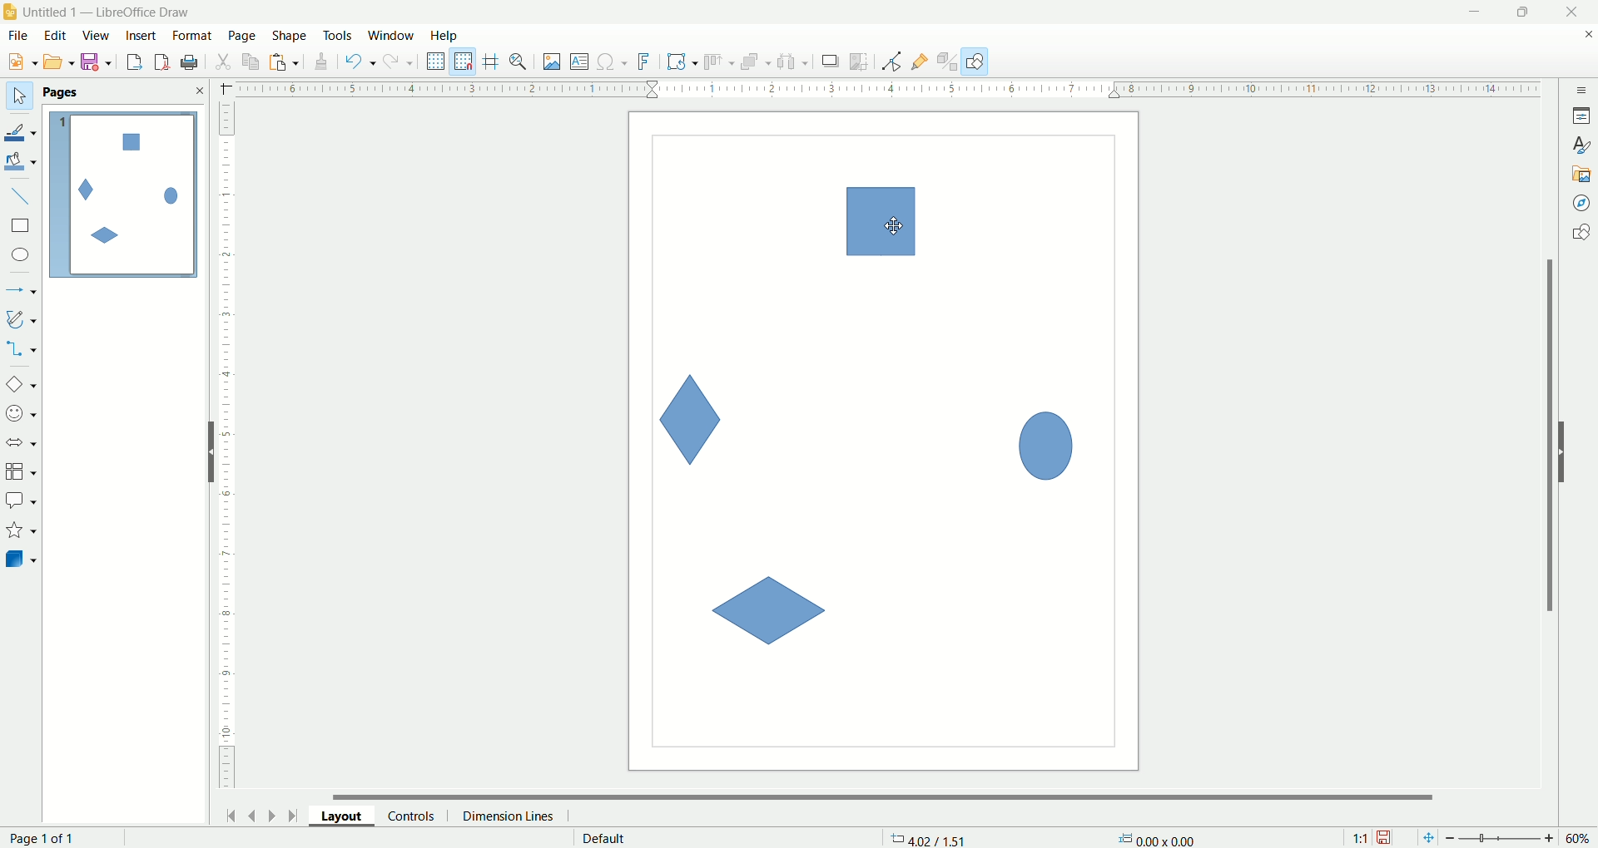 The image size is (1598, 848). What do you see at coordinates (1580, 838) in the screenshot?
I see `zoom percent` at bounding box center [1580, 838].